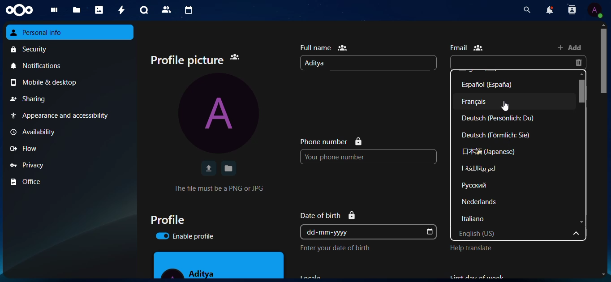 Image resolution: width=611 pixels, height=282 pixels. Describe the element at coordinates (603, 24) in the screenshot. I see `scroll up` at that location.